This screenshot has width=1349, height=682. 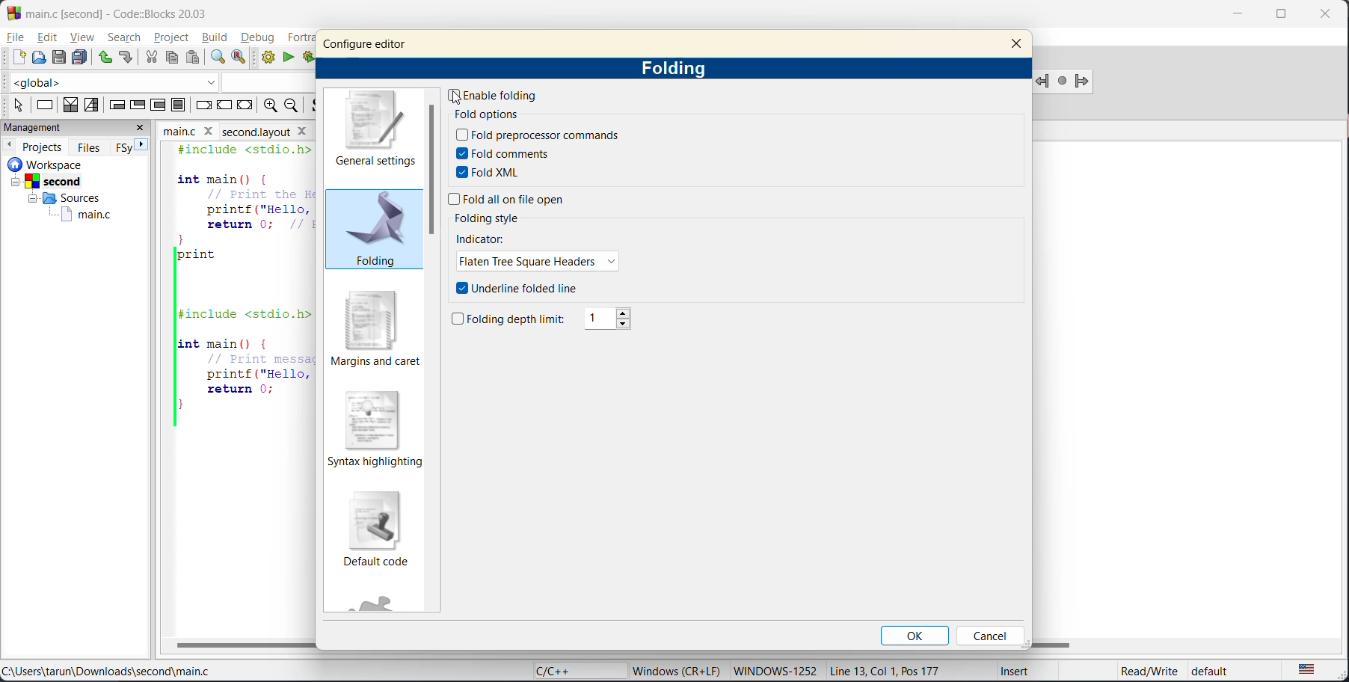 I want to click on zoom out, so click(x=295, y=105).